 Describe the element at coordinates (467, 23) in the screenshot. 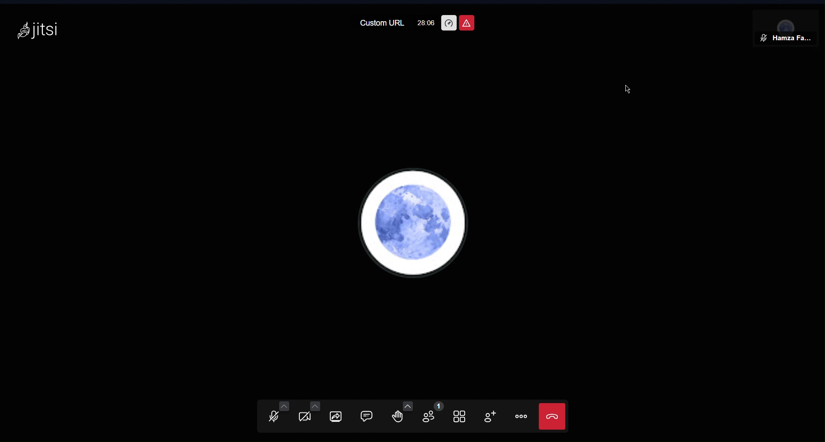

I see `Unsafe Meeting` at that location.